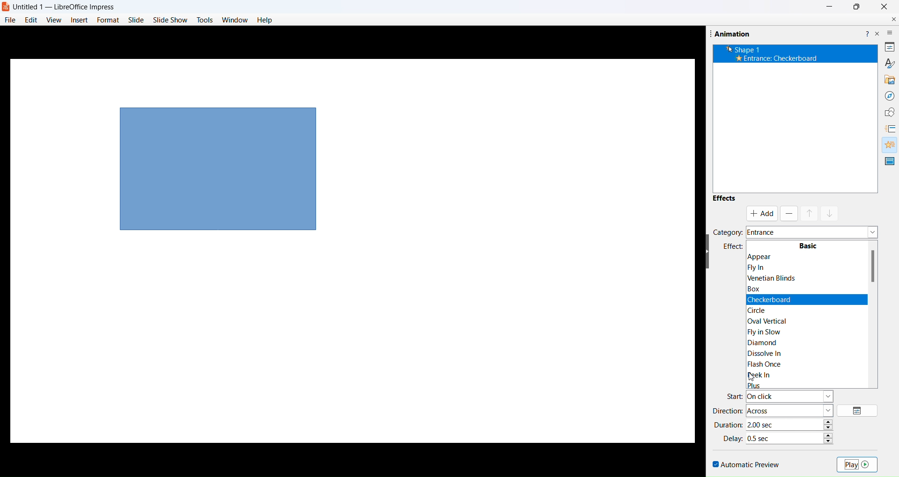 The image size is (899, 477). Describe the element at coordinates (857, 7) in the screenshot. I see `maximize` at that location.